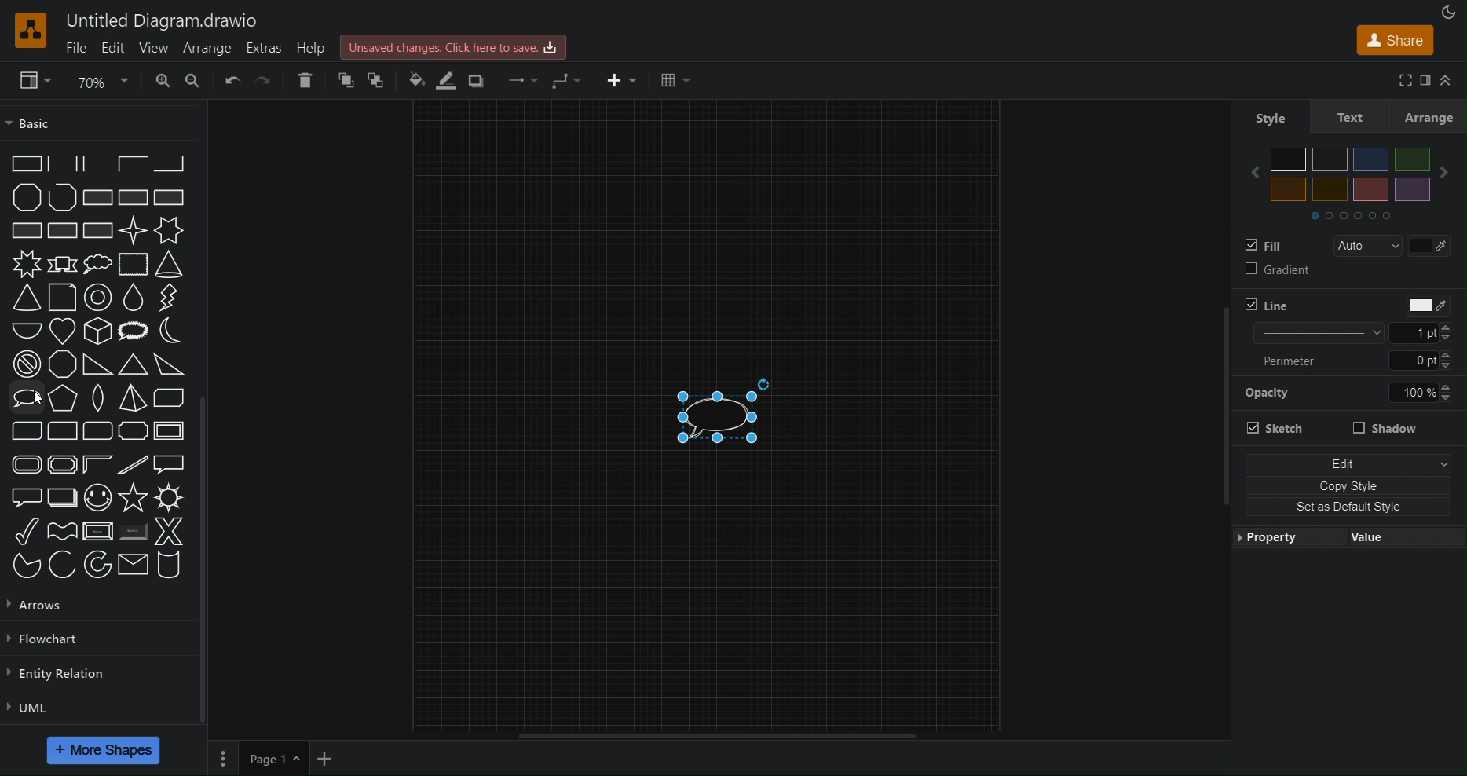  Describe the element at coordinates (169, 365) in the screenshot. I see `Obtuse Triangle` at that location.